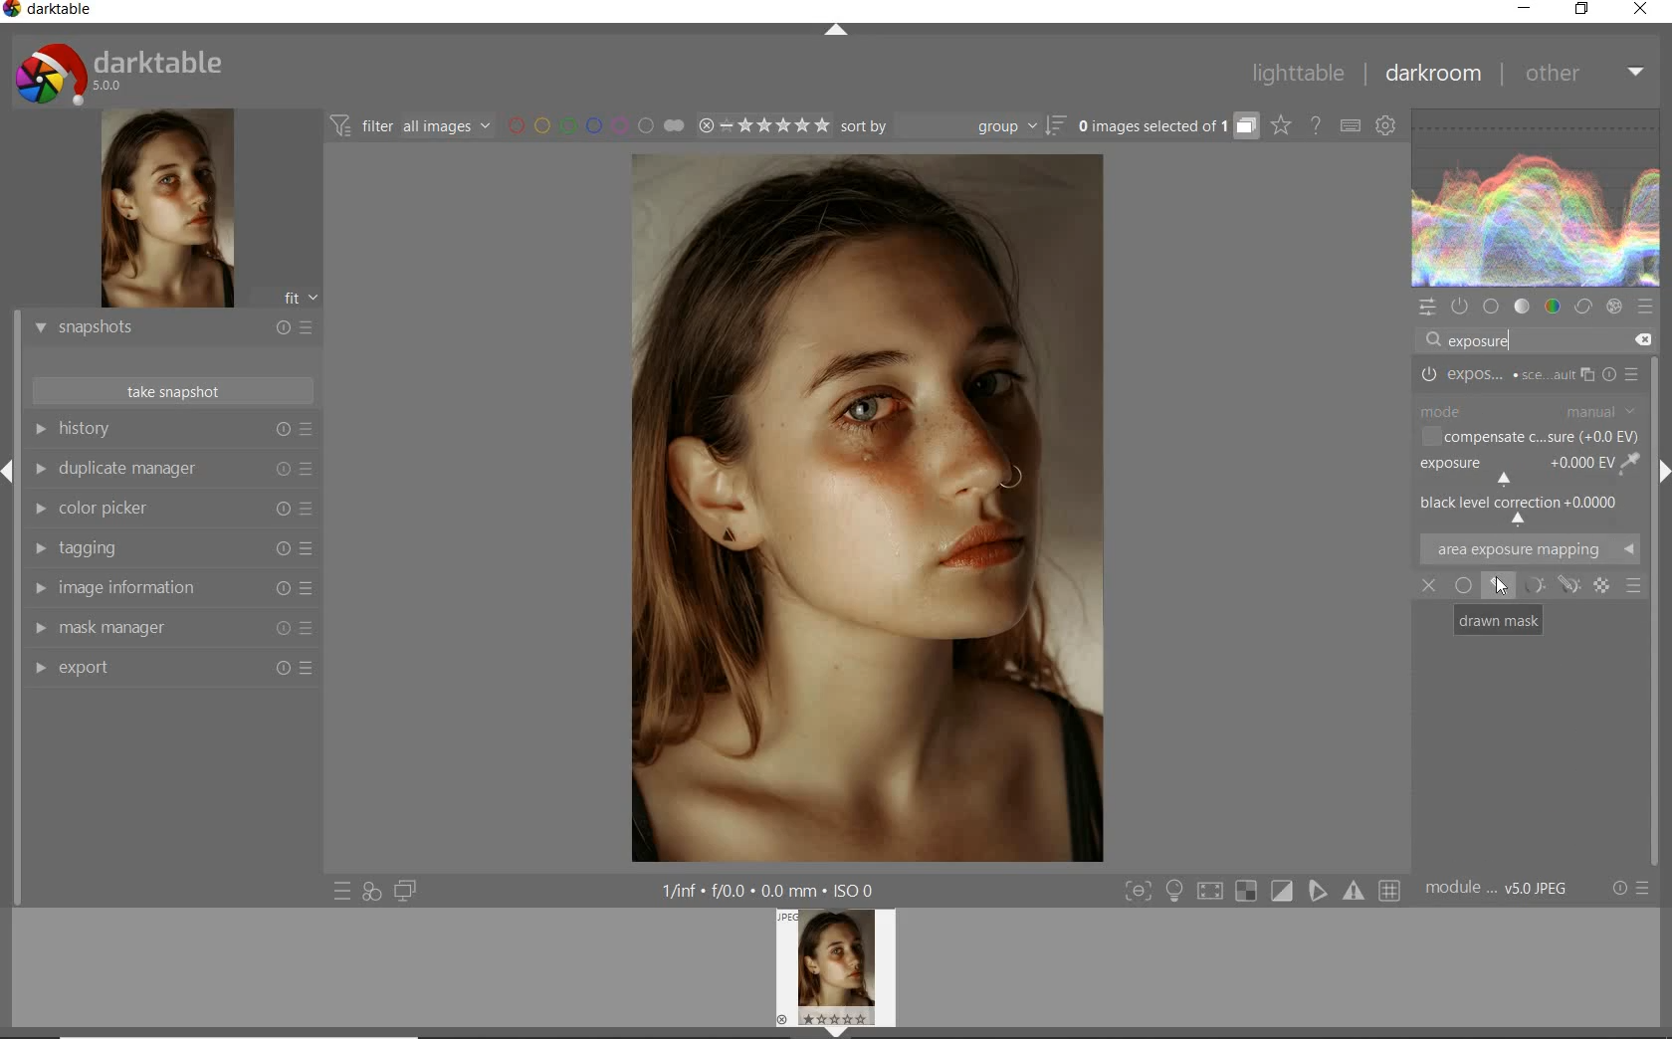  What do you see at coordinates (172, 587) in the screenshot?
I see `image information` at bounding box center [172, 587].